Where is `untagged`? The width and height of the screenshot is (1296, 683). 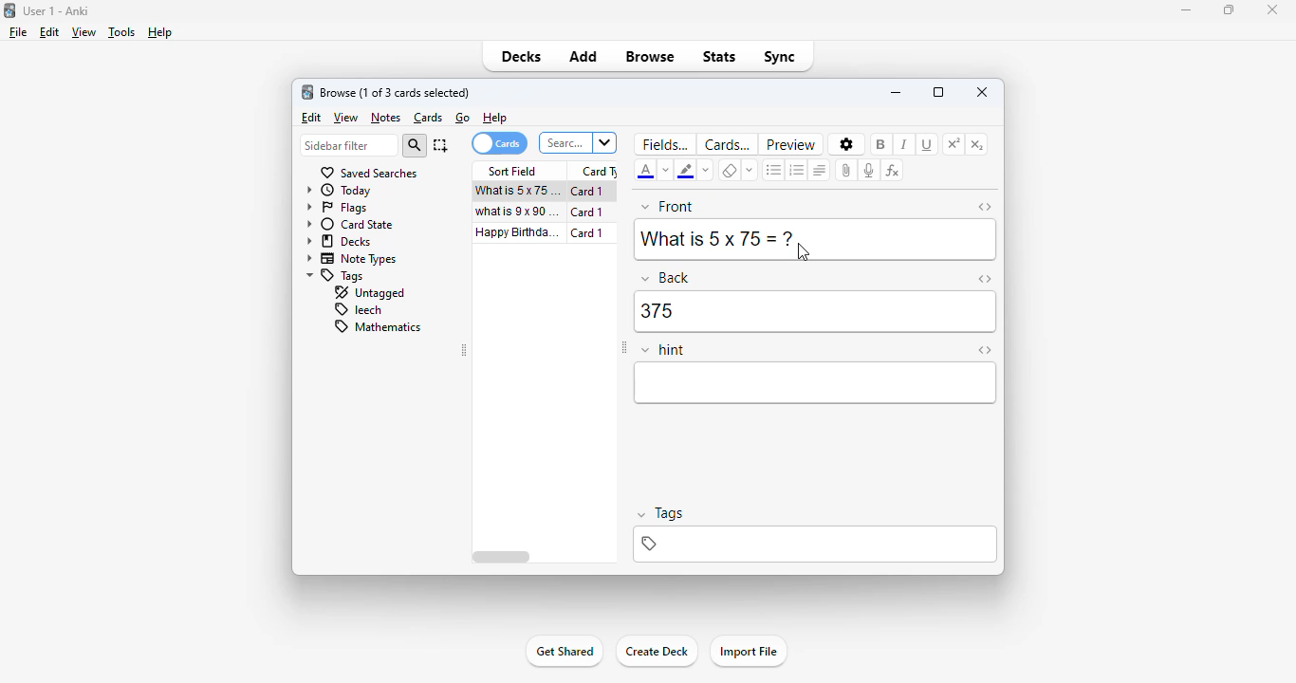
untagged is located at coordinates (371, 293).